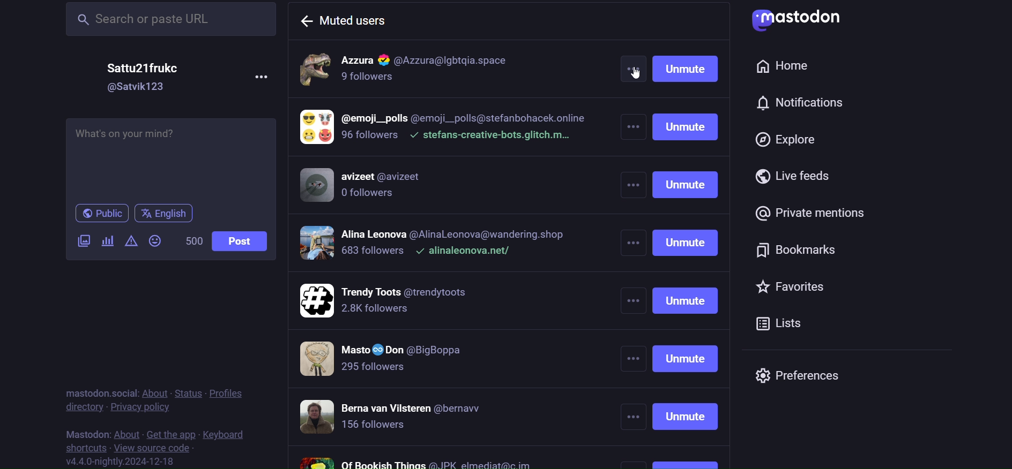 The image size is (1012, 469). Describe the element at coordinates (445, 128) in the screenshot. I see `muted accounts 2` at that location.